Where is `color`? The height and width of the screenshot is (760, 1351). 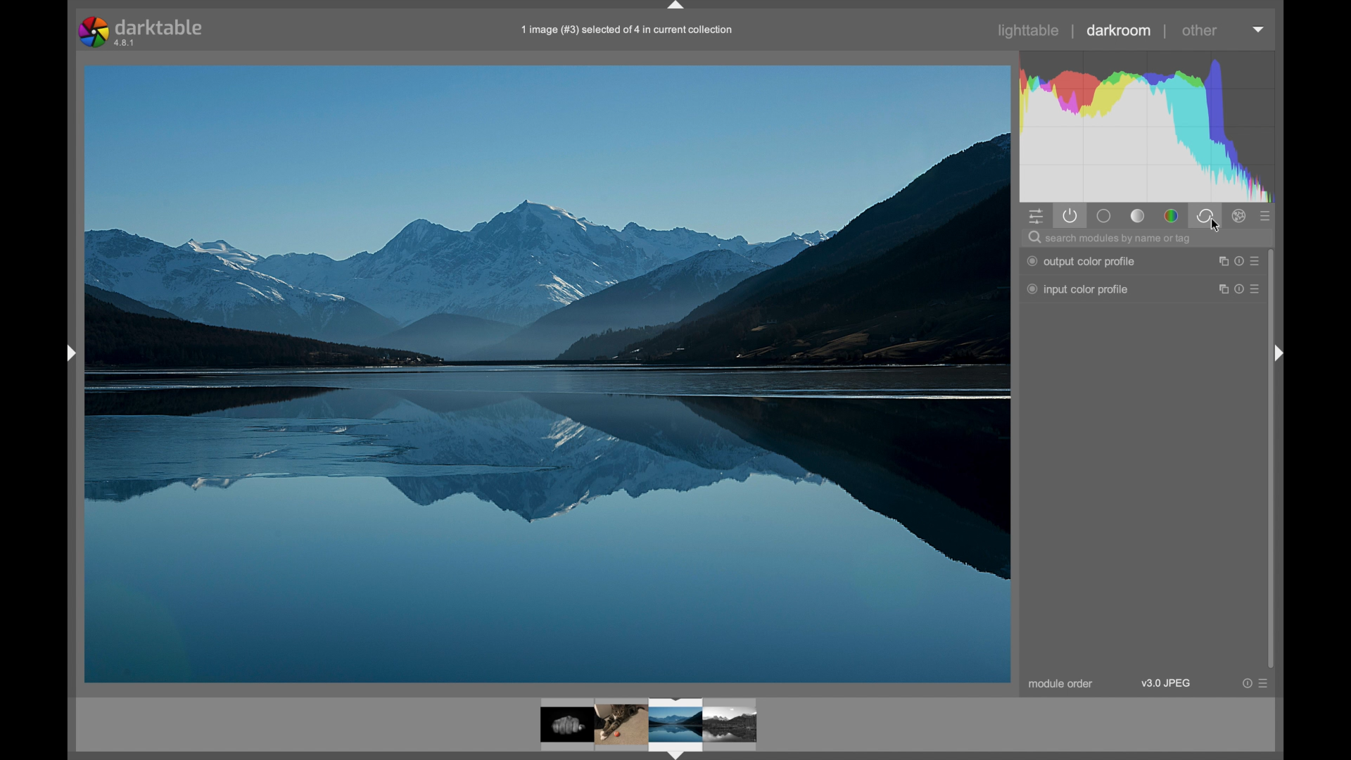 color is located at coordinates (1171, 215).